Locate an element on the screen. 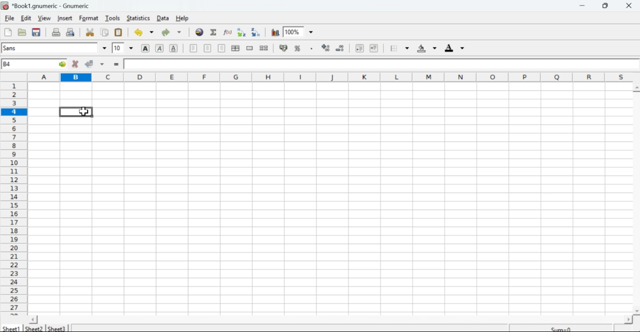 The height and width of the screenshot is (332, 640). *Book1.gnumeric - Gnumeric is located at coordinates (53, 5).